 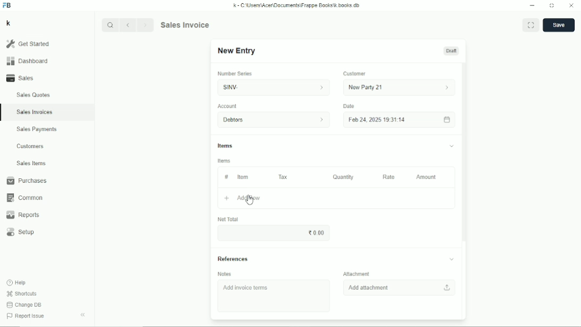 What do you see at coordinates (249, 199) in the screenshot?
I see `Cursor` at bounding box center [249, 199].